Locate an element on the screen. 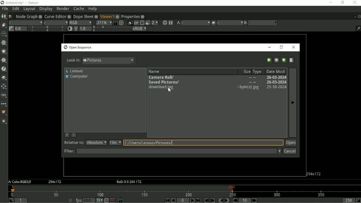 This screenshot has height=203, width=361. Channel is located at coordinates (4, 43).